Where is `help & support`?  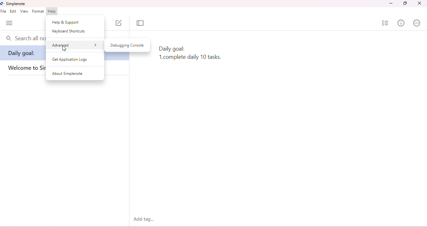
help & support is located at coordinates (66, 22).